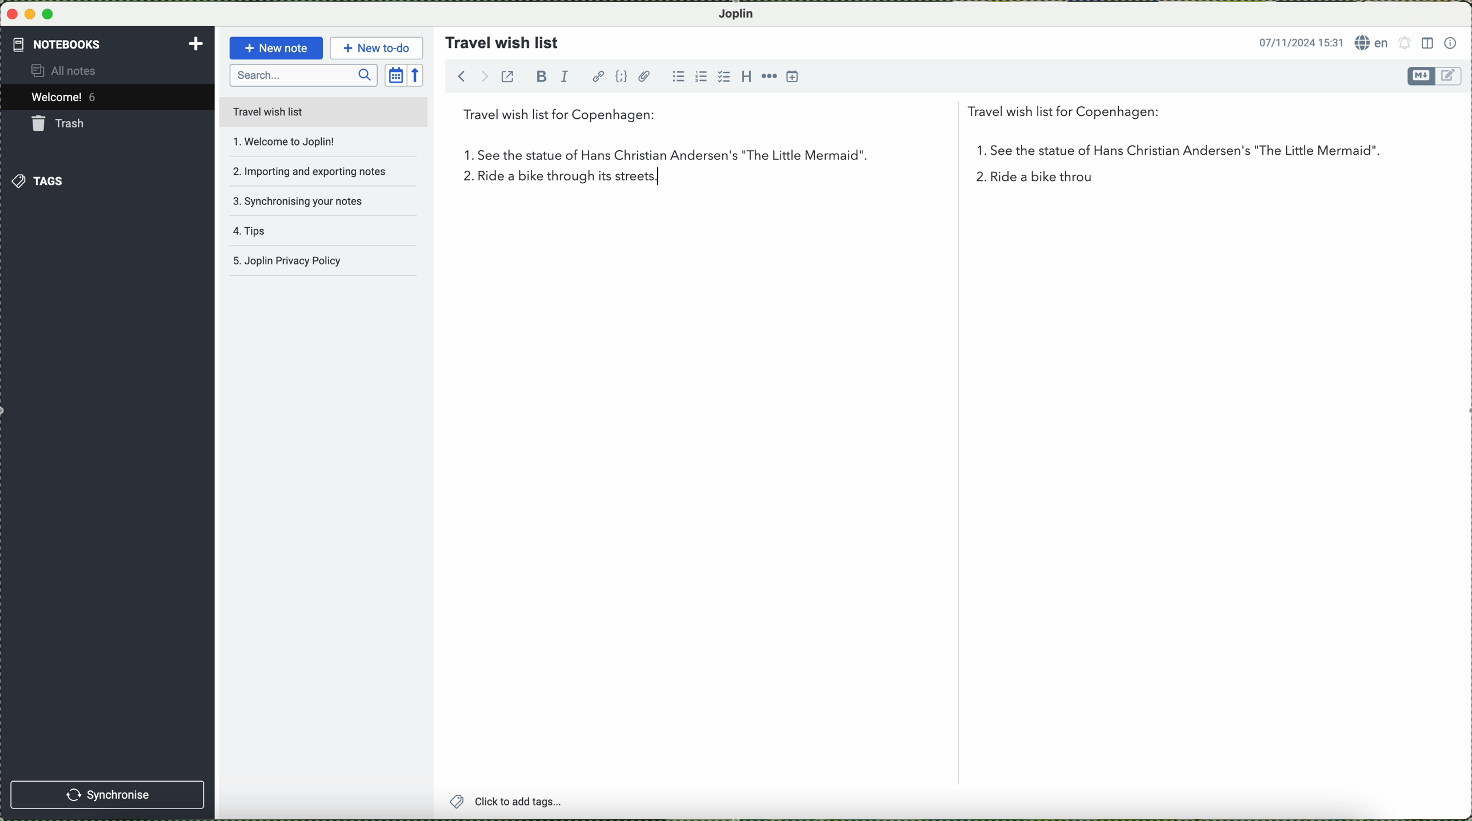 The image size is (1472, 821). What do you see at coordinates (681, 77) in the screenshot?
I see `bulleted list` at bounding box center [681, 77].